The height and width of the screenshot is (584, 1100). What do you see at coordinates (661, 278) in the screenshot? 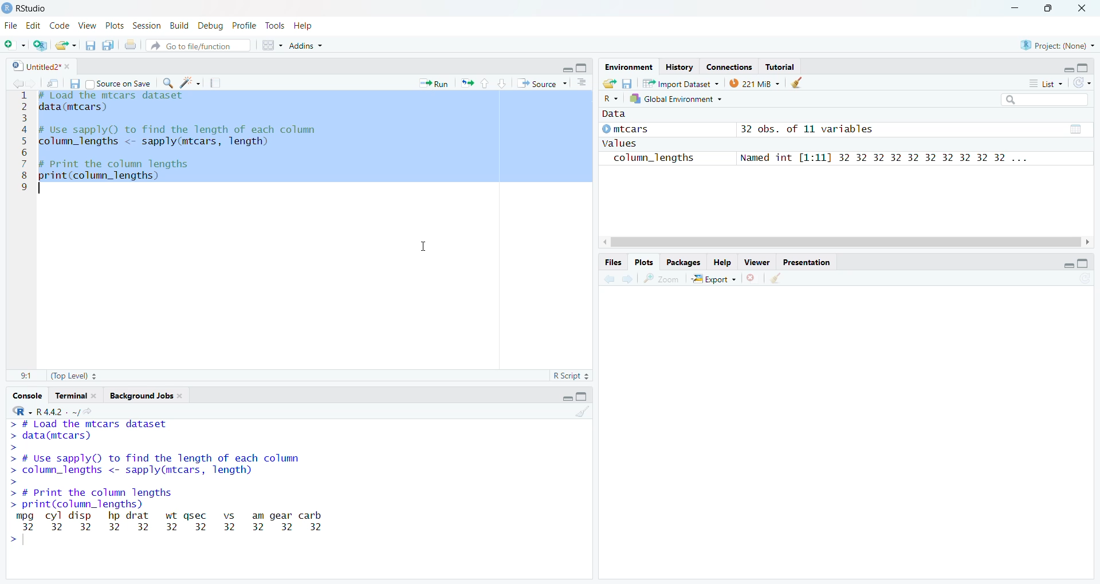
I see `Zoom` at bounding box center [661, 278].